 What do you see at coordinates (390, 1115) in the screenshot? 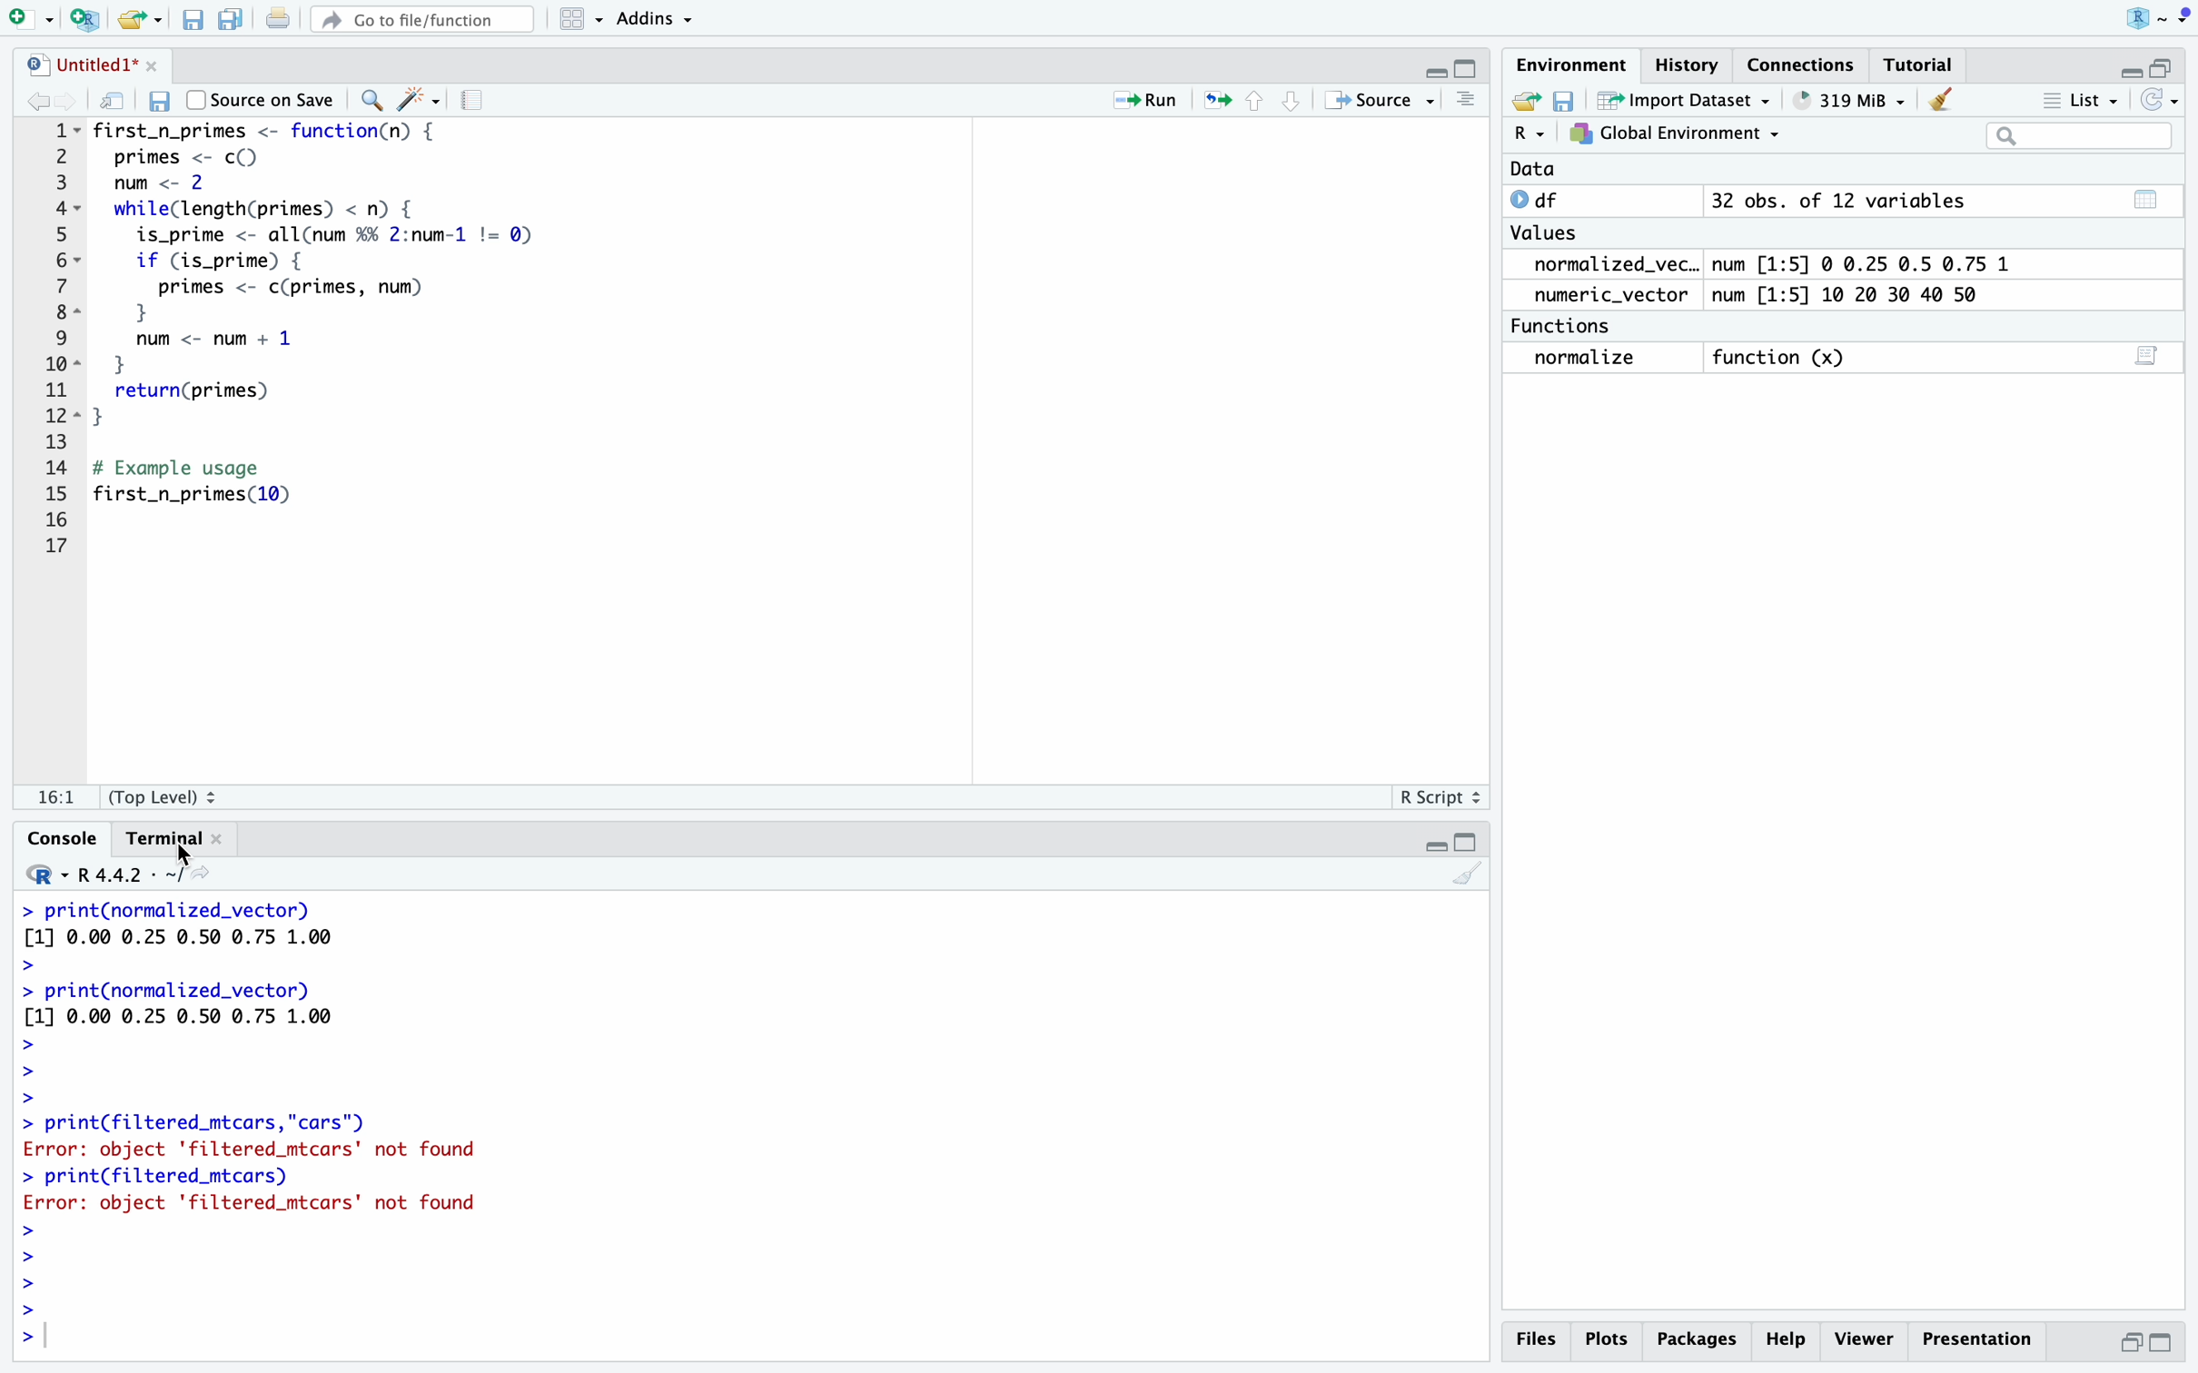
I see `> print(normalized_vector)

[1] 0.00 0.25 0.50 0.75 1.00

>

> print(normalized_vector)

[1] 0.00 0.25 0.50 0.75 1.00

>

>

>

> print(filtered_mtcars,"cars")

Error: object 'filtered_mtcars' not found
> print(filtered_mtcars)

Error: object 'filtered_mtcars' not found
>

>

>

>

>` at bounding box center [390, 1115].